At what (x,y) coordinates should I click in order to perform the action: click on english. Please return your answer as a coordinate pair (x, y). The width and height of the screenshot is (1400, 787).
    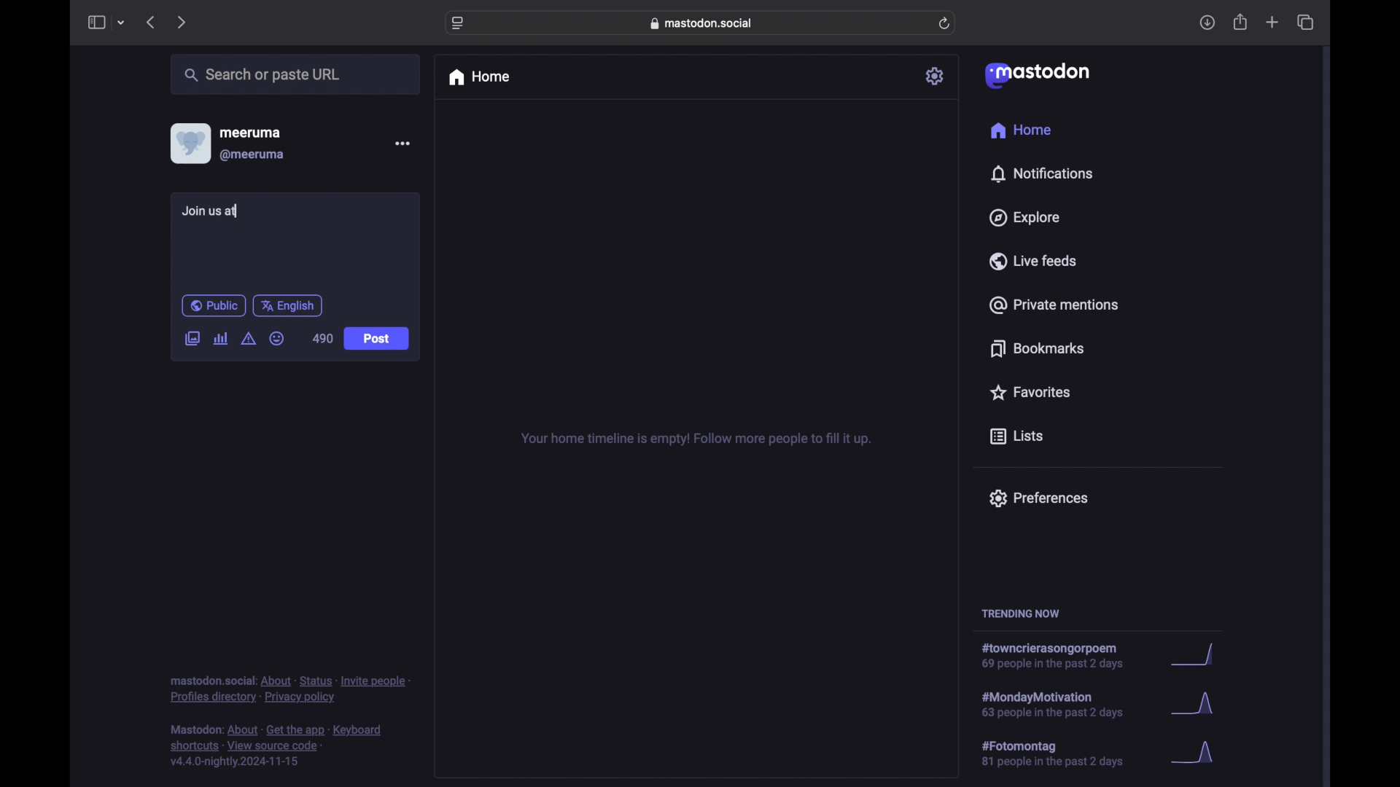
    Looking at the image, I should click on (288, 305).